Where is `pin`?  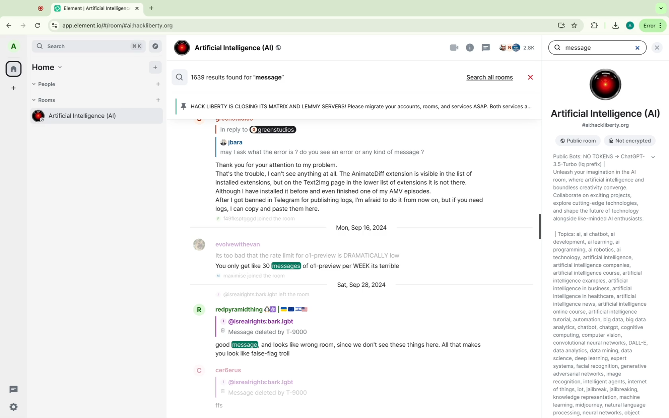 pin is located at coordinates (355, 107).